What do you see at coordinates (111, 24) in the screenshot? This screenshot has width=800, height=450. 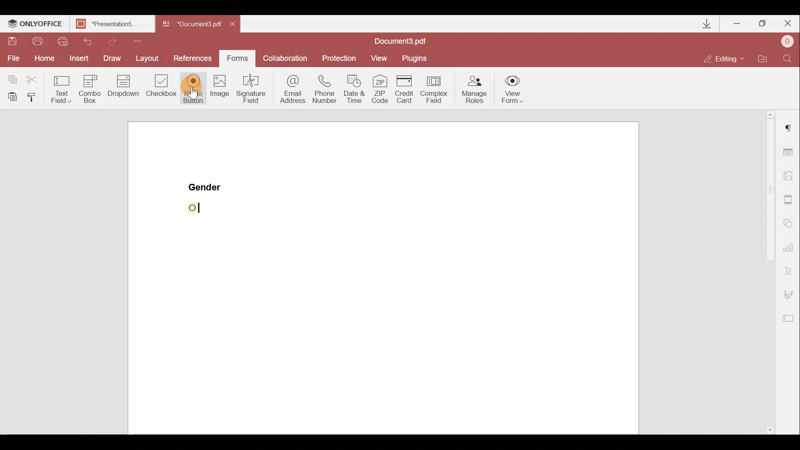 I see `Document name` at bounding box center [111, 24].